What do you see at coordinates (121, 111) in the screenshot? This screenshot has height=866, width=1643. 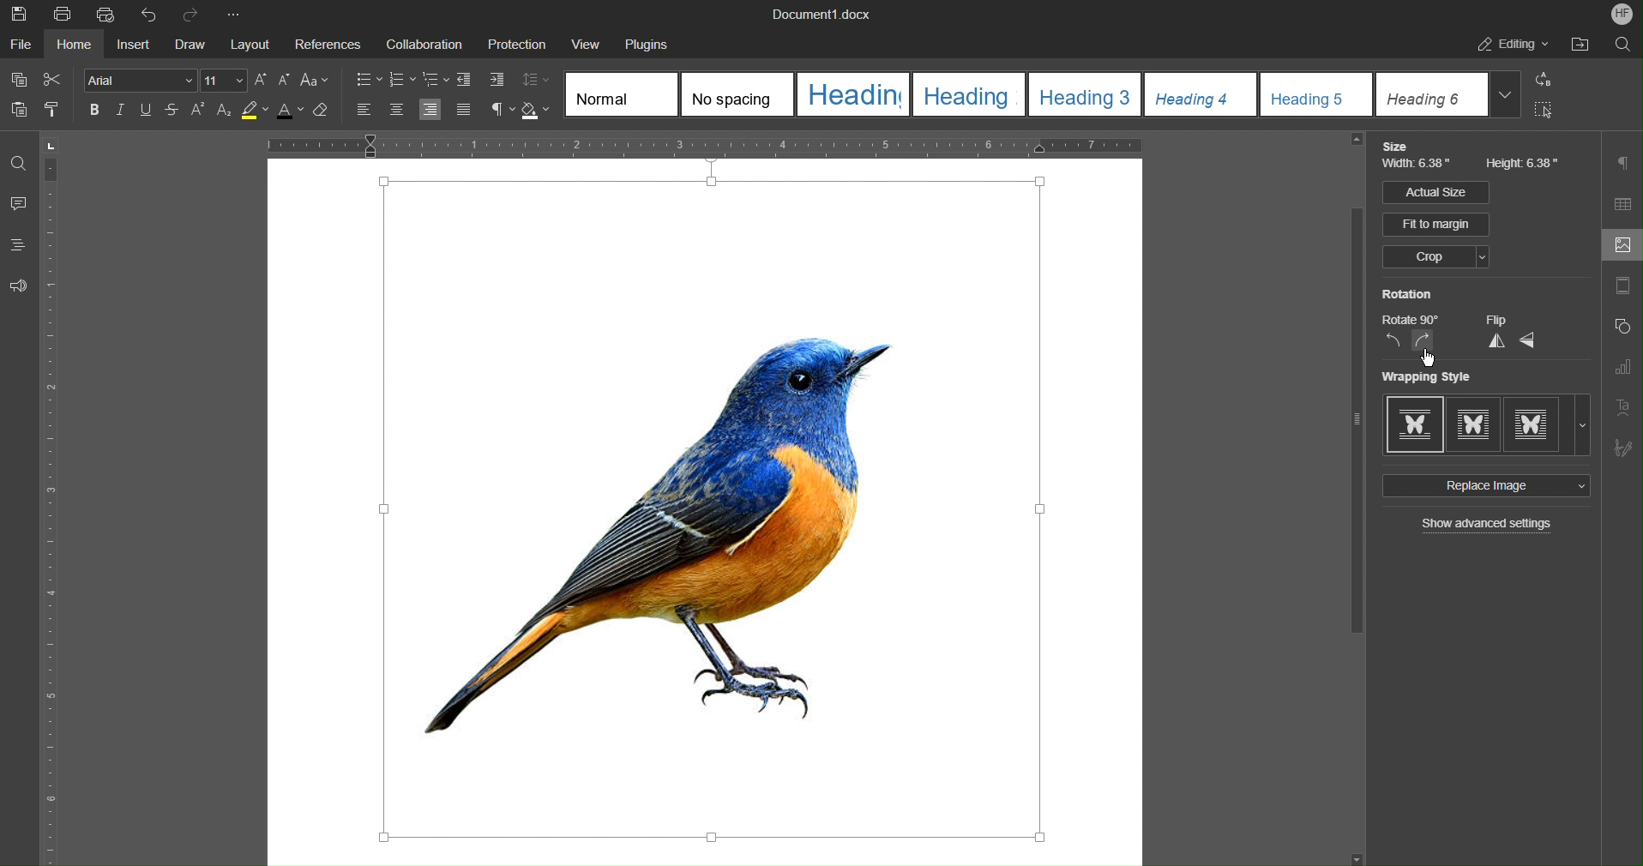 I see `Italic` at bounding box center [121, 111].